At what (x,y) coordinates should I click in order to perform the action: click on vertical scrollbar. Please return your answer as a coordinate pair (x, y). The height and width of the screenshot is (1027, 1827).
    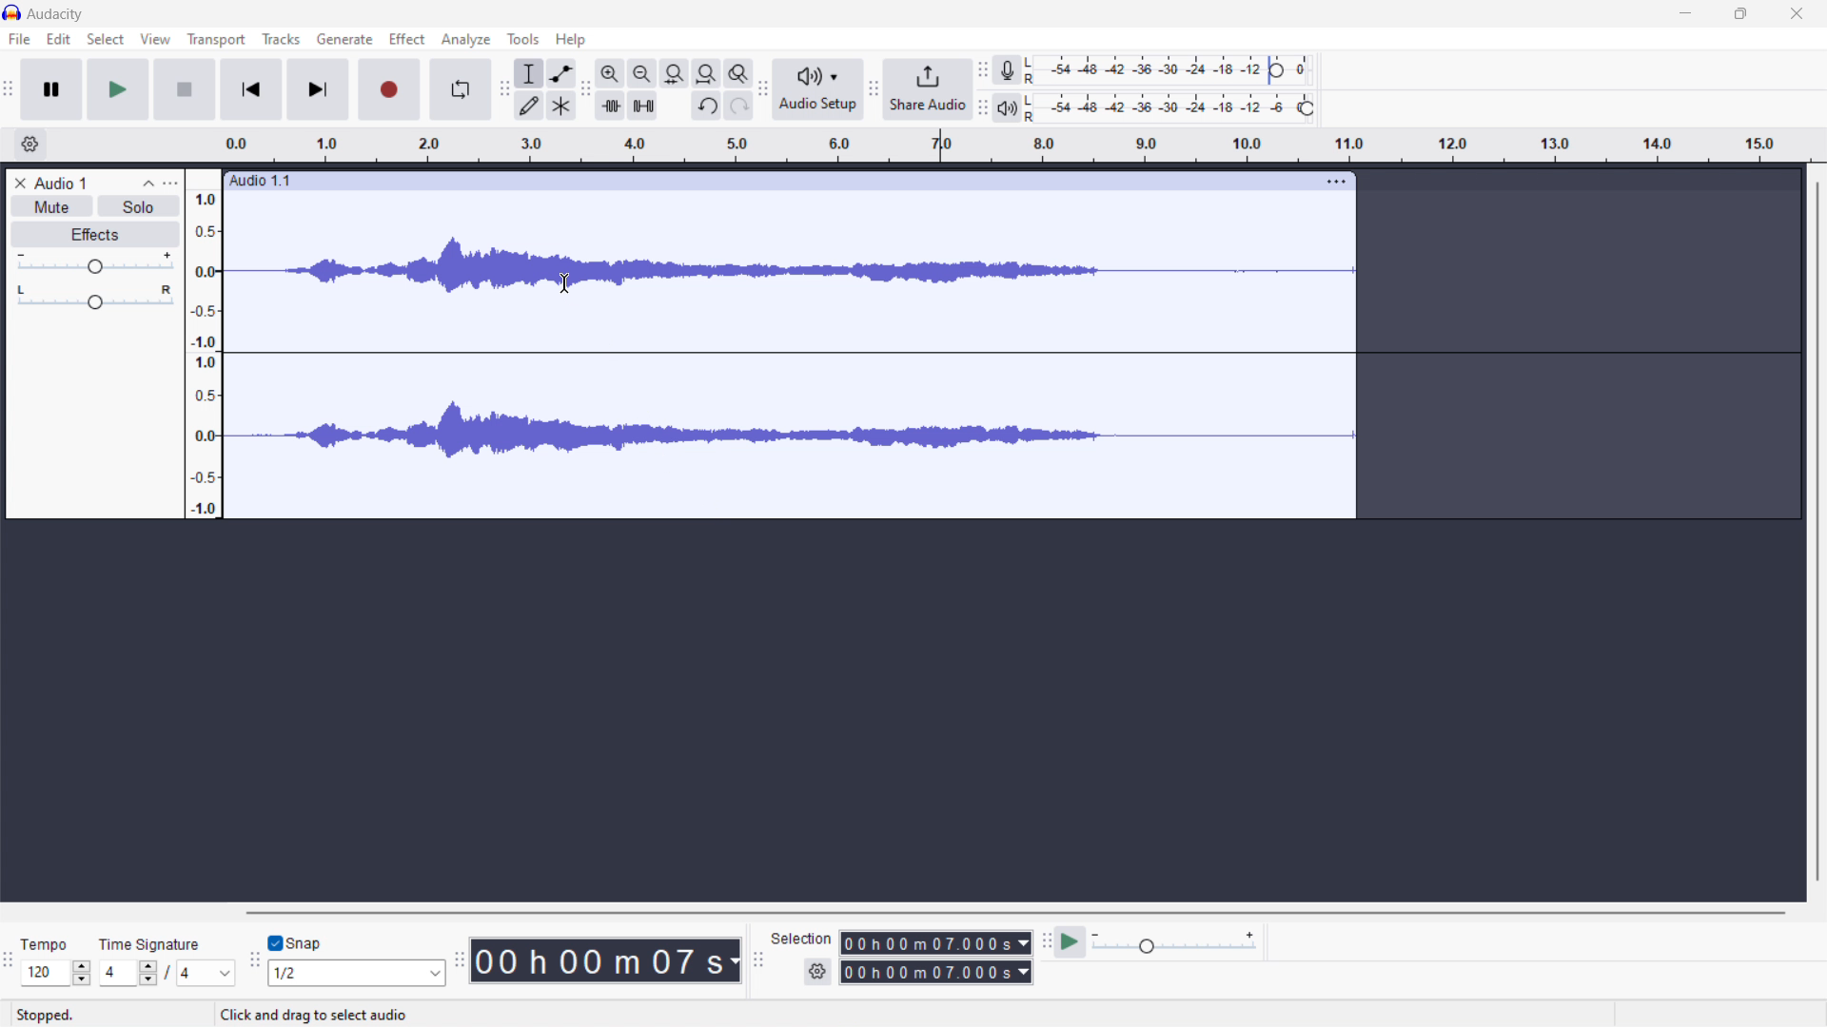
    Looking at the image, I should click on (1816, 533).